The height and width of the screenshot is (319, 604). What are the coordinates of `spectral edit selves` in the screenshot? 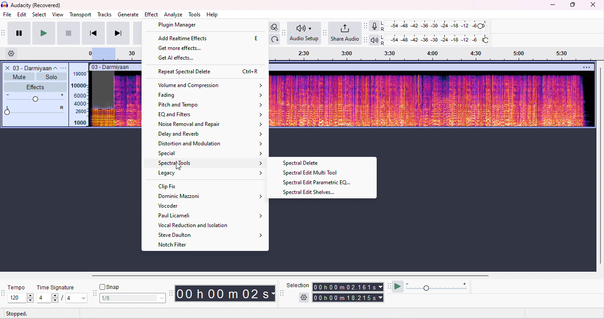 It's located at (312, 193).